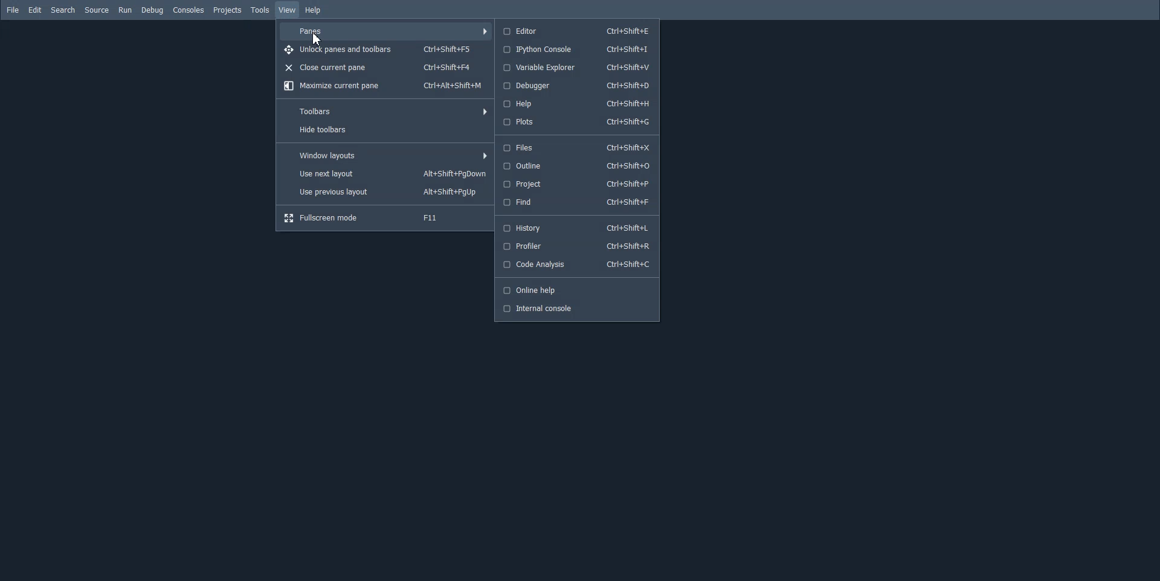 This screenshot has height=581, width=1160. I want to click on Use next layout, so click(386, 173).